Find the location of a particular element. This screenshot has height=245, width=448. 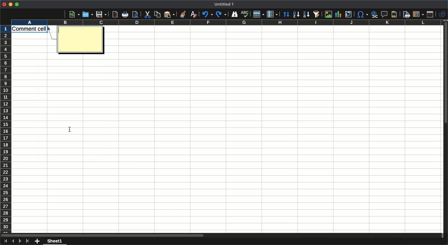

Freeze rows and columns is located at coordinates (418, 14).